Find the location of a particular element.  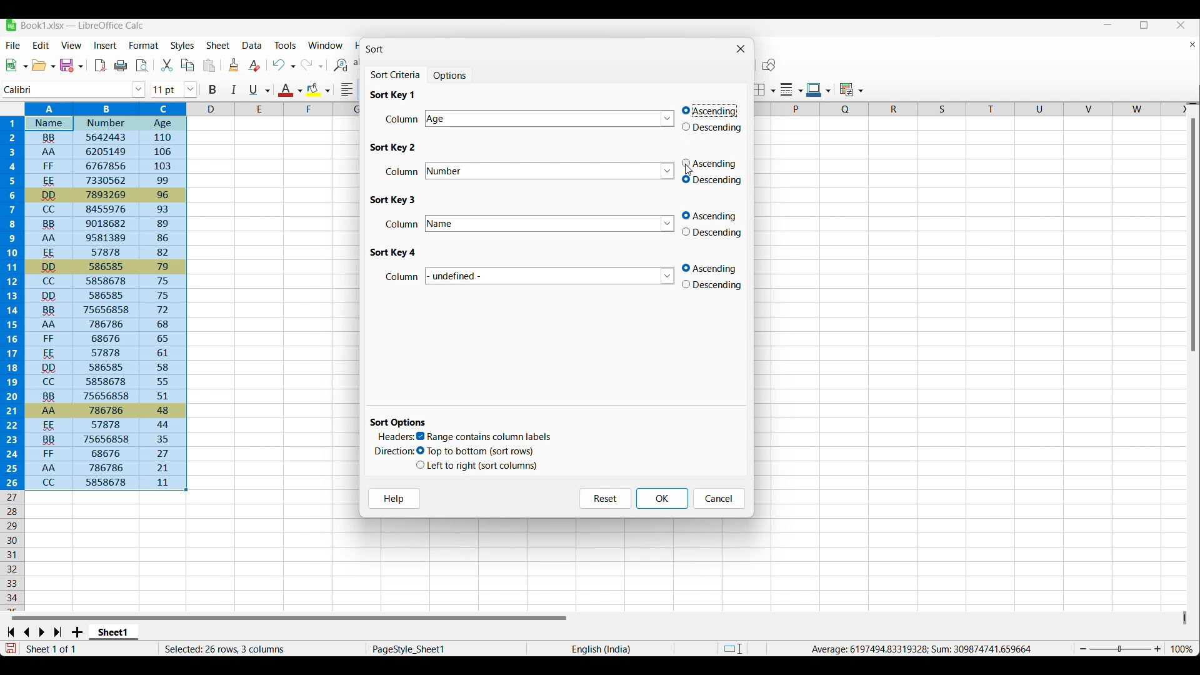

Go to first sheet is located at coordinates (10, 632).